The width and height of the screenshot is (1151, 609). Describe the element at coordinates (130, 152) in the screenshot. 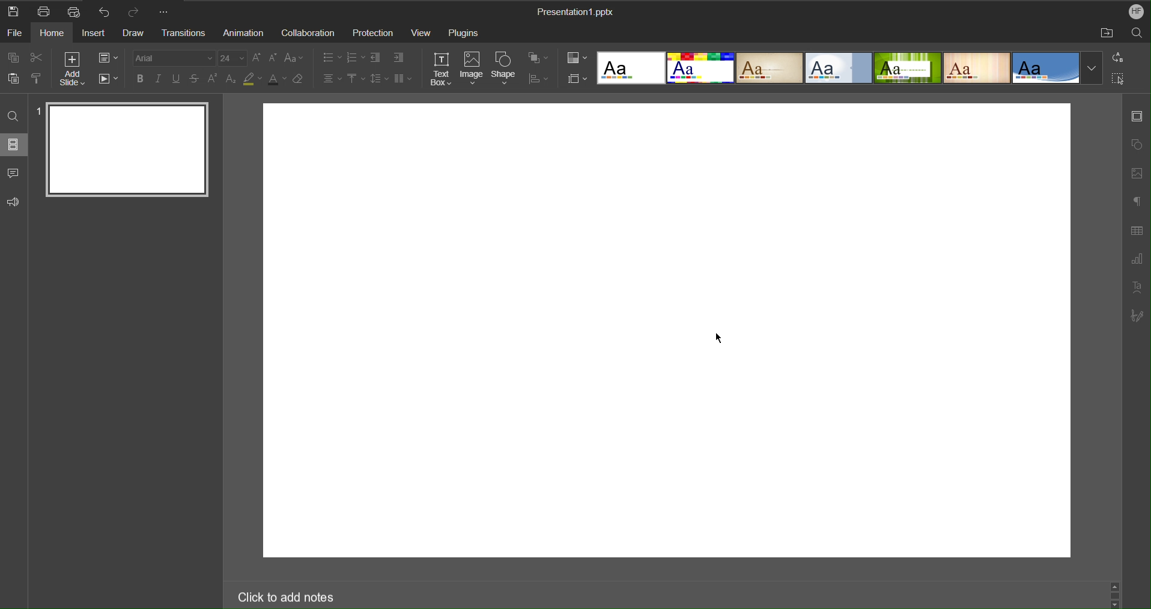

I see `Slide 1` at that location.